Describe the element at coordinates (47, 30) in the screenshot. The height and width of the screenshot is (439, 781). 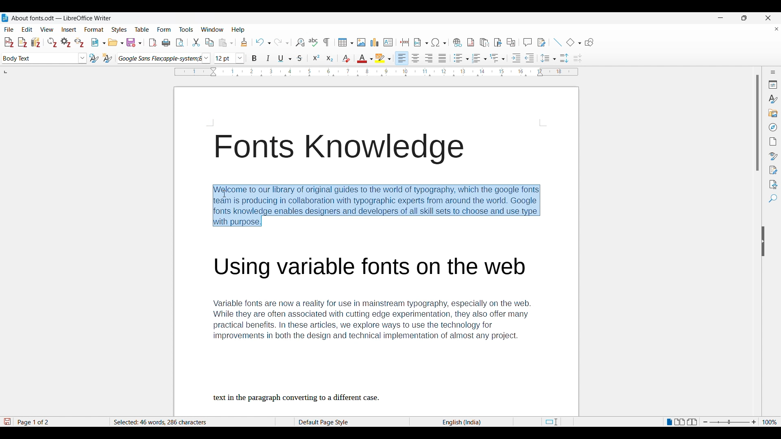
I see `View menu` at that location.